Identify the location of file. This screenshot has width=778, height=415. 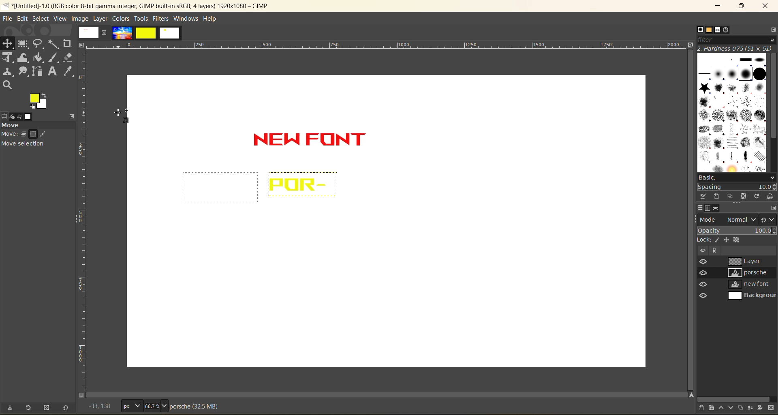
(7, 18).